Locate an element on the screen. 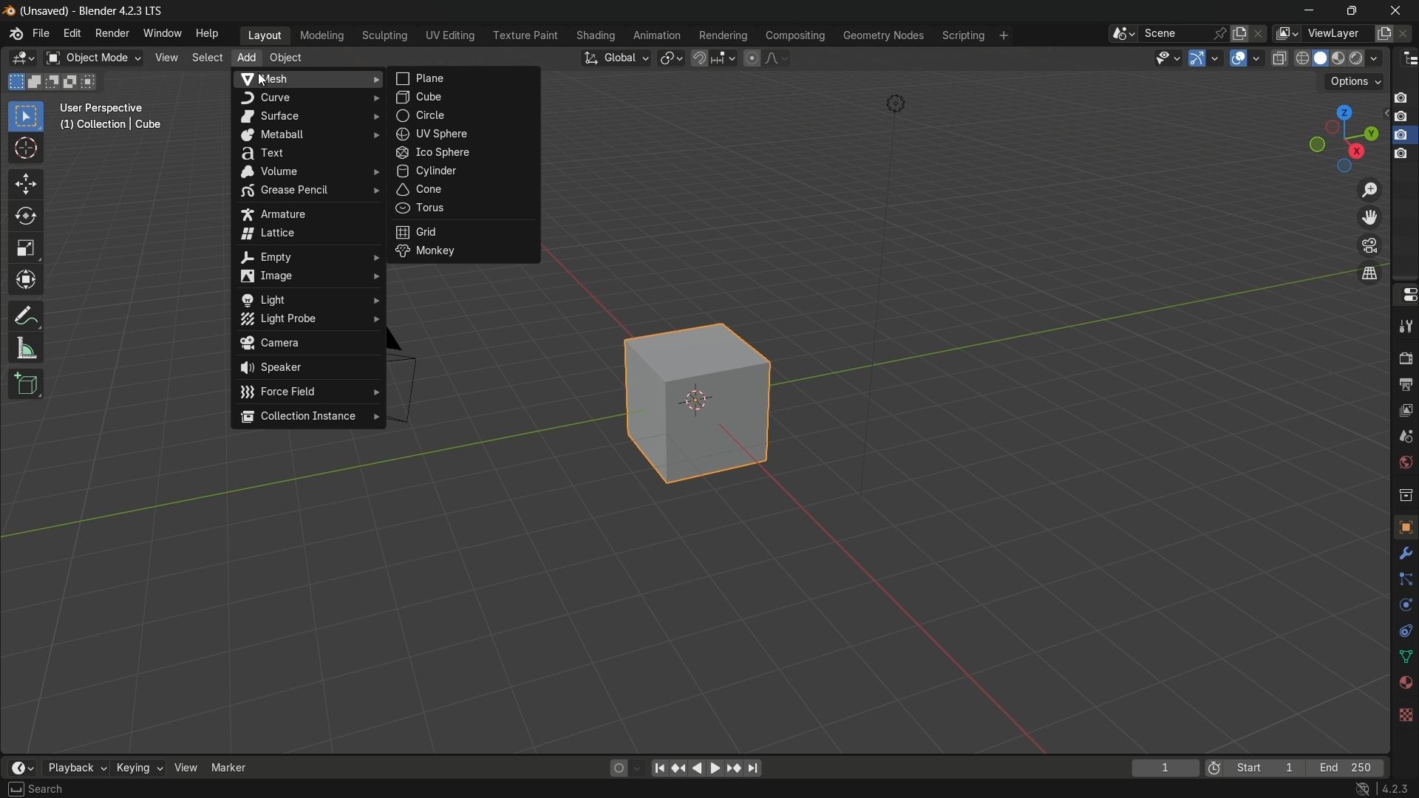  view is located at coordinates (1405, 413).